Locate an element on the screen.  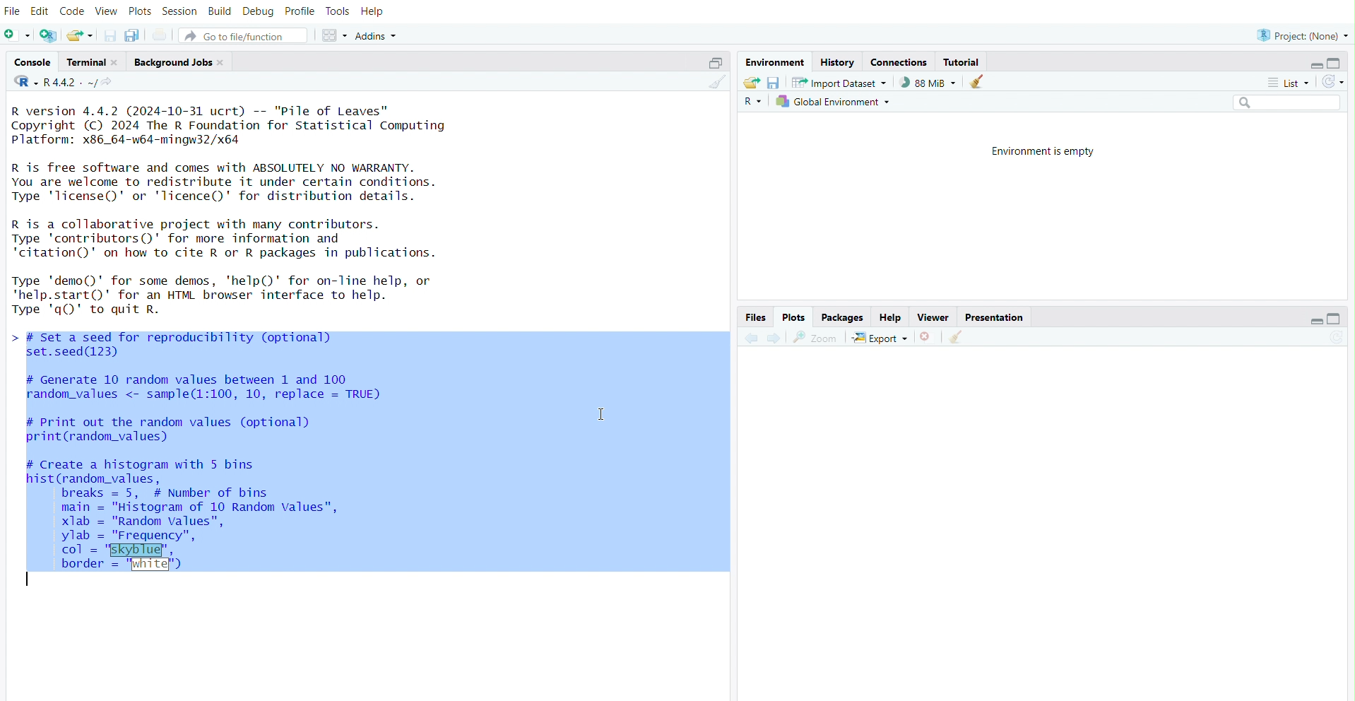
connections is located at coordinates (899, 61).